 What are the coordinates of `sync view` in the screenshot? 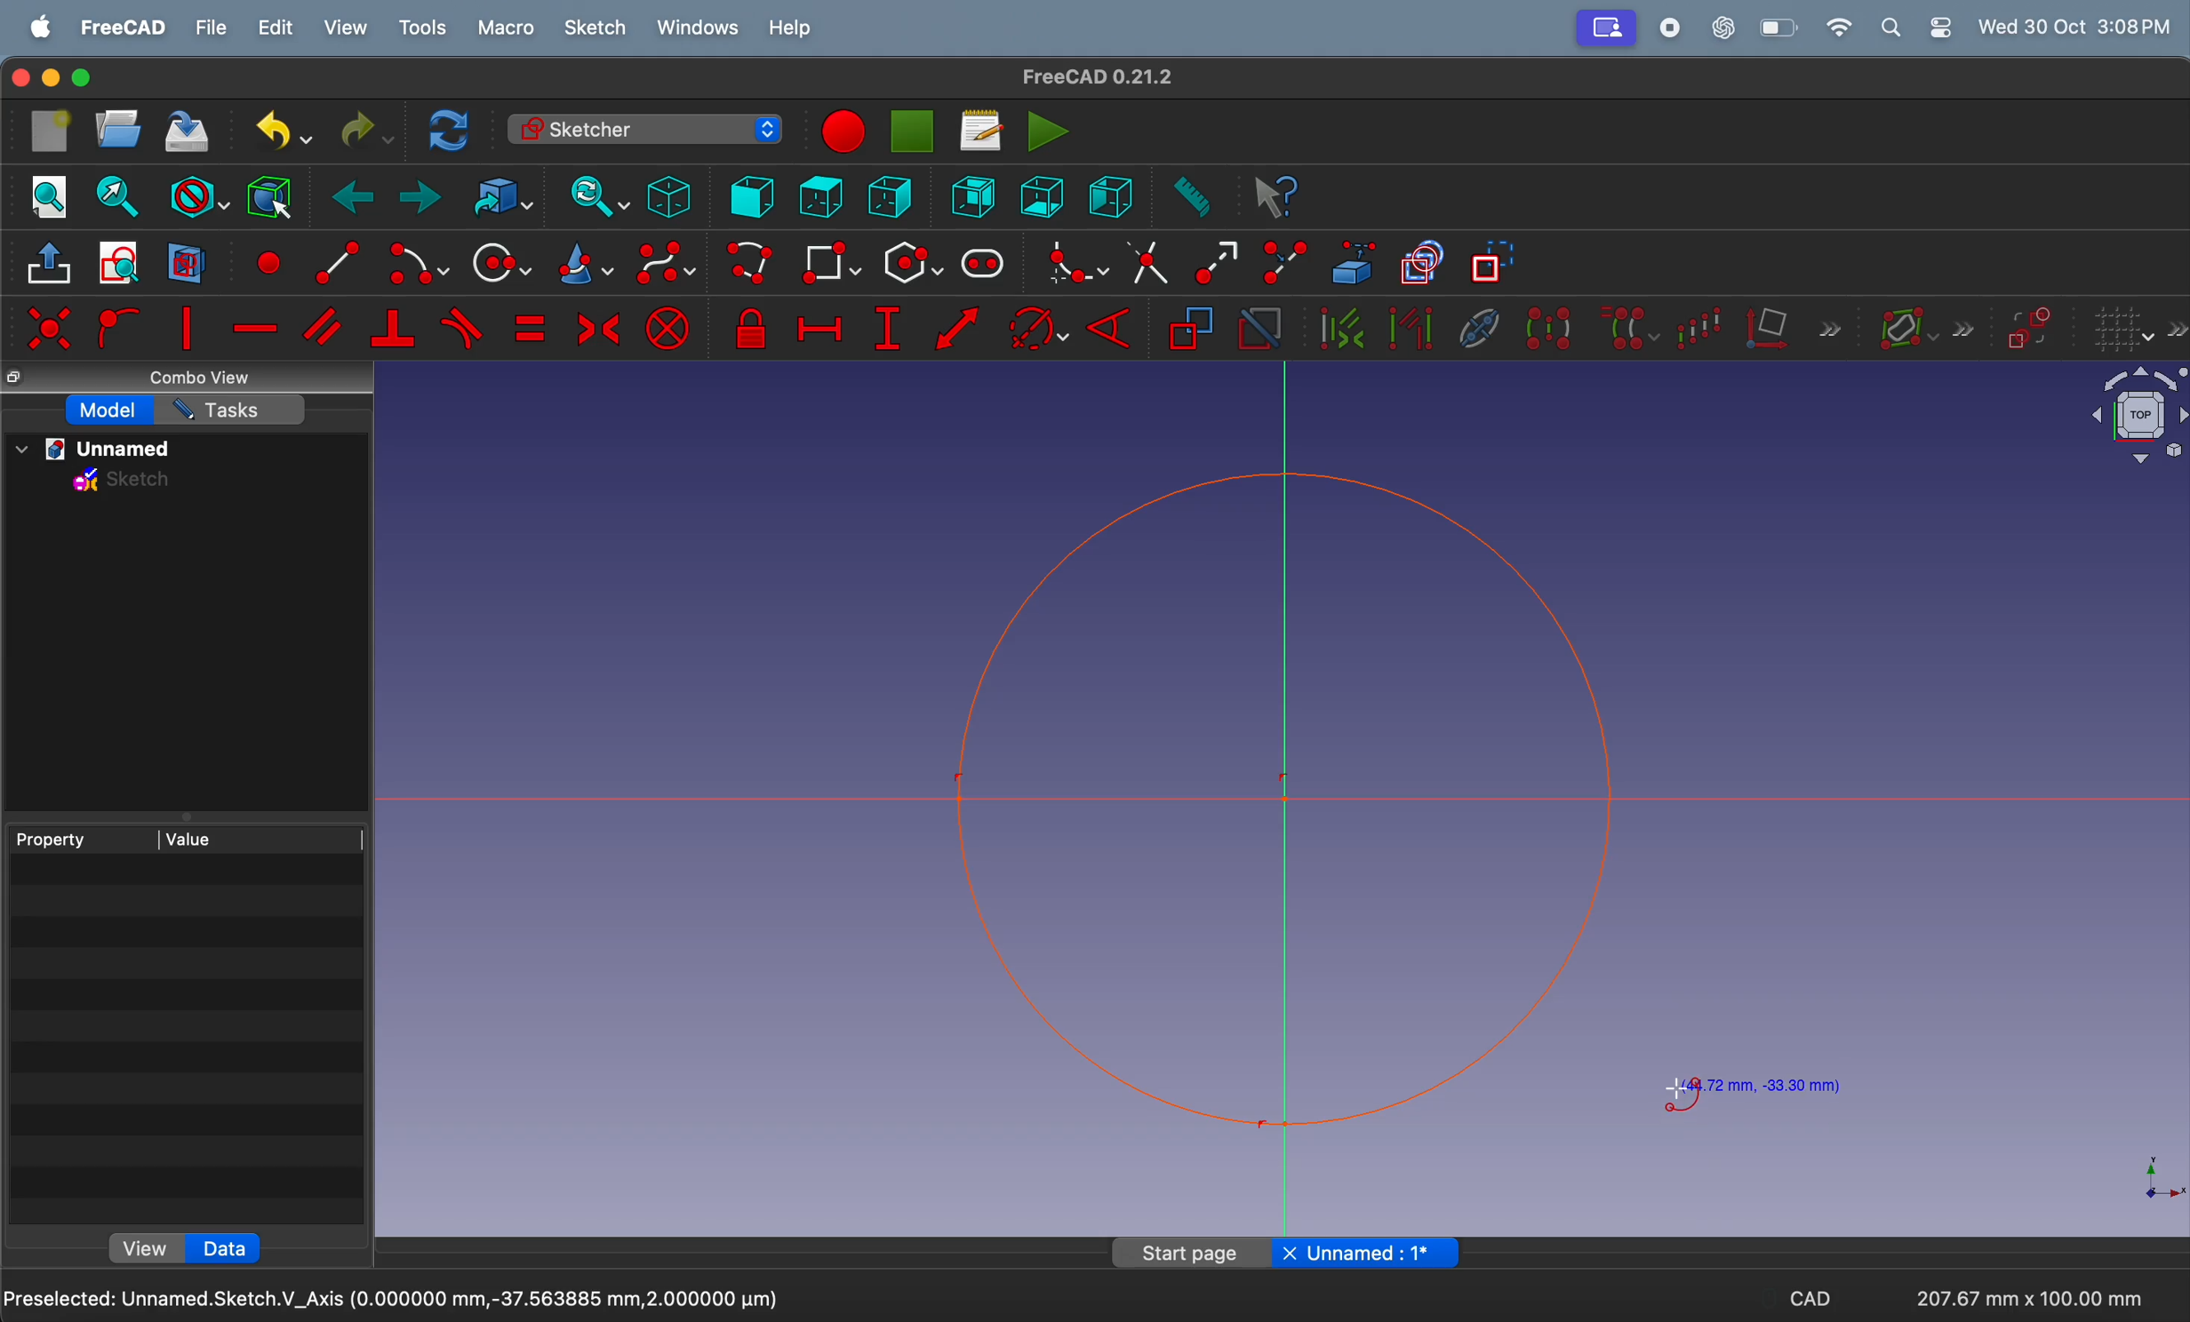 It's located at (592, 196).